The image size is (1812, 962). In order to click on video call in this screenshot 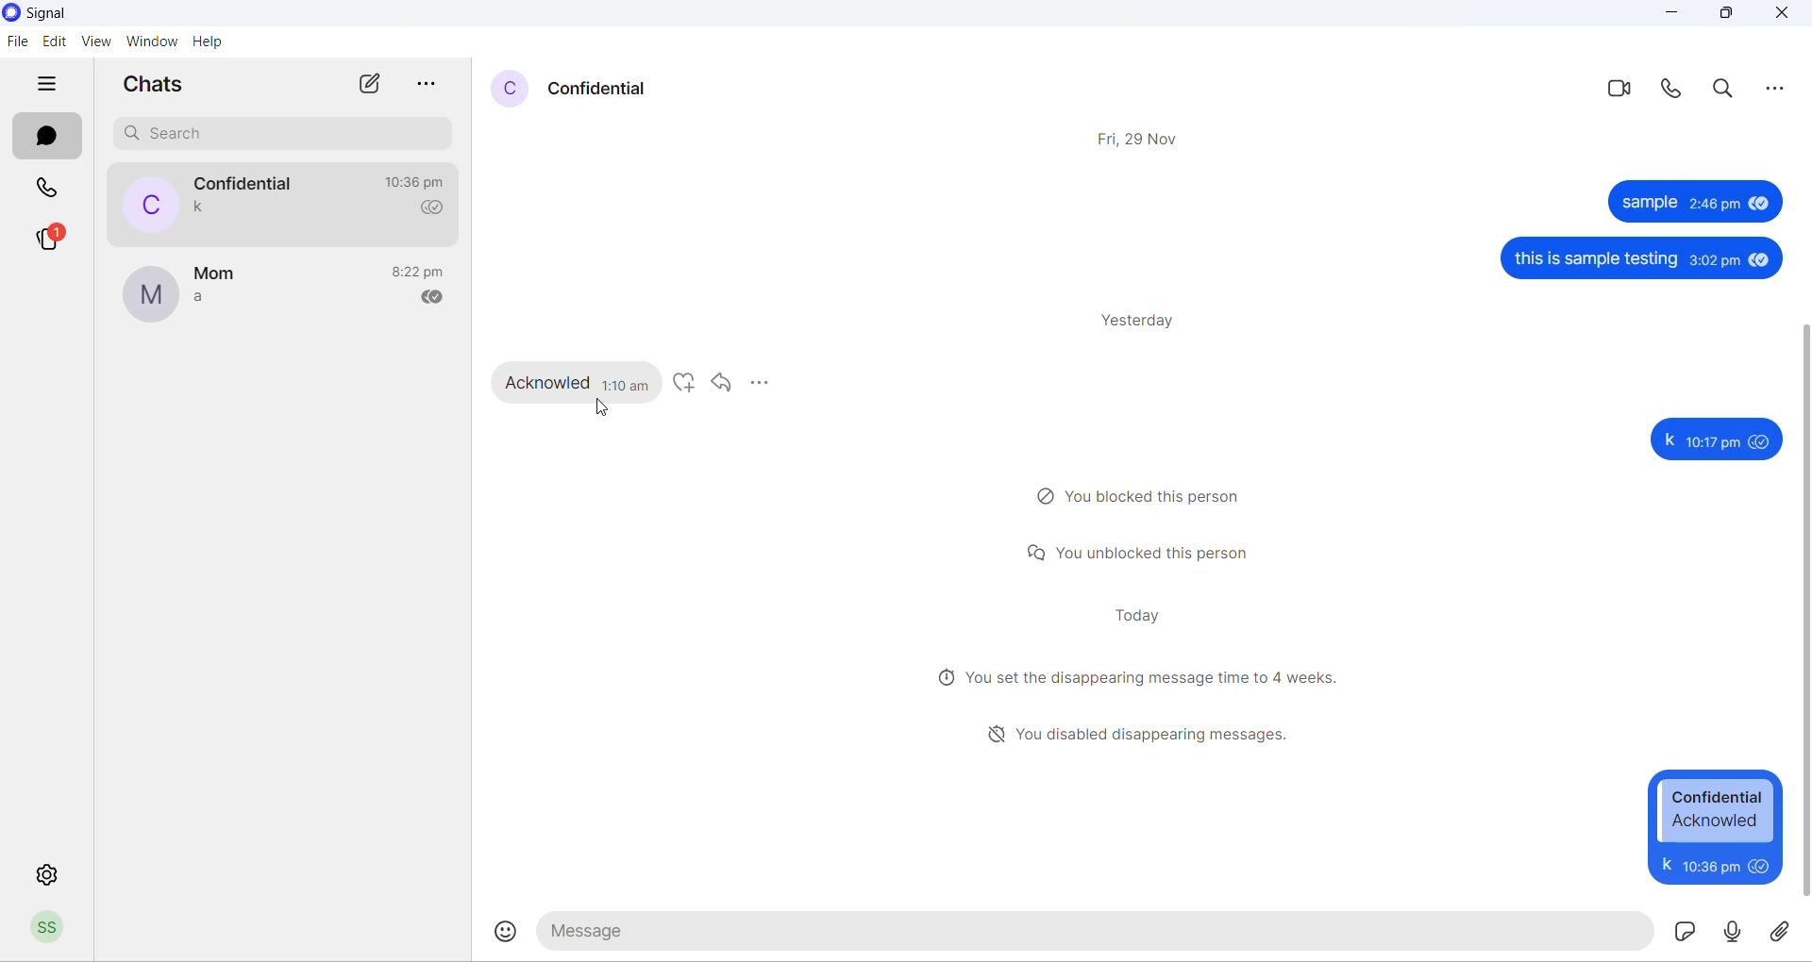, I will do `click(1617, 88)`.